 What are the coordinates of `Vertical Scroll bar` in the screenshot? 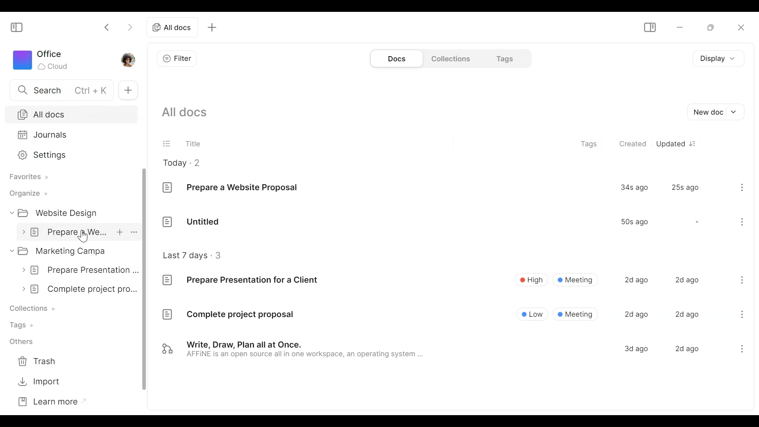 It's located at (145, 280).